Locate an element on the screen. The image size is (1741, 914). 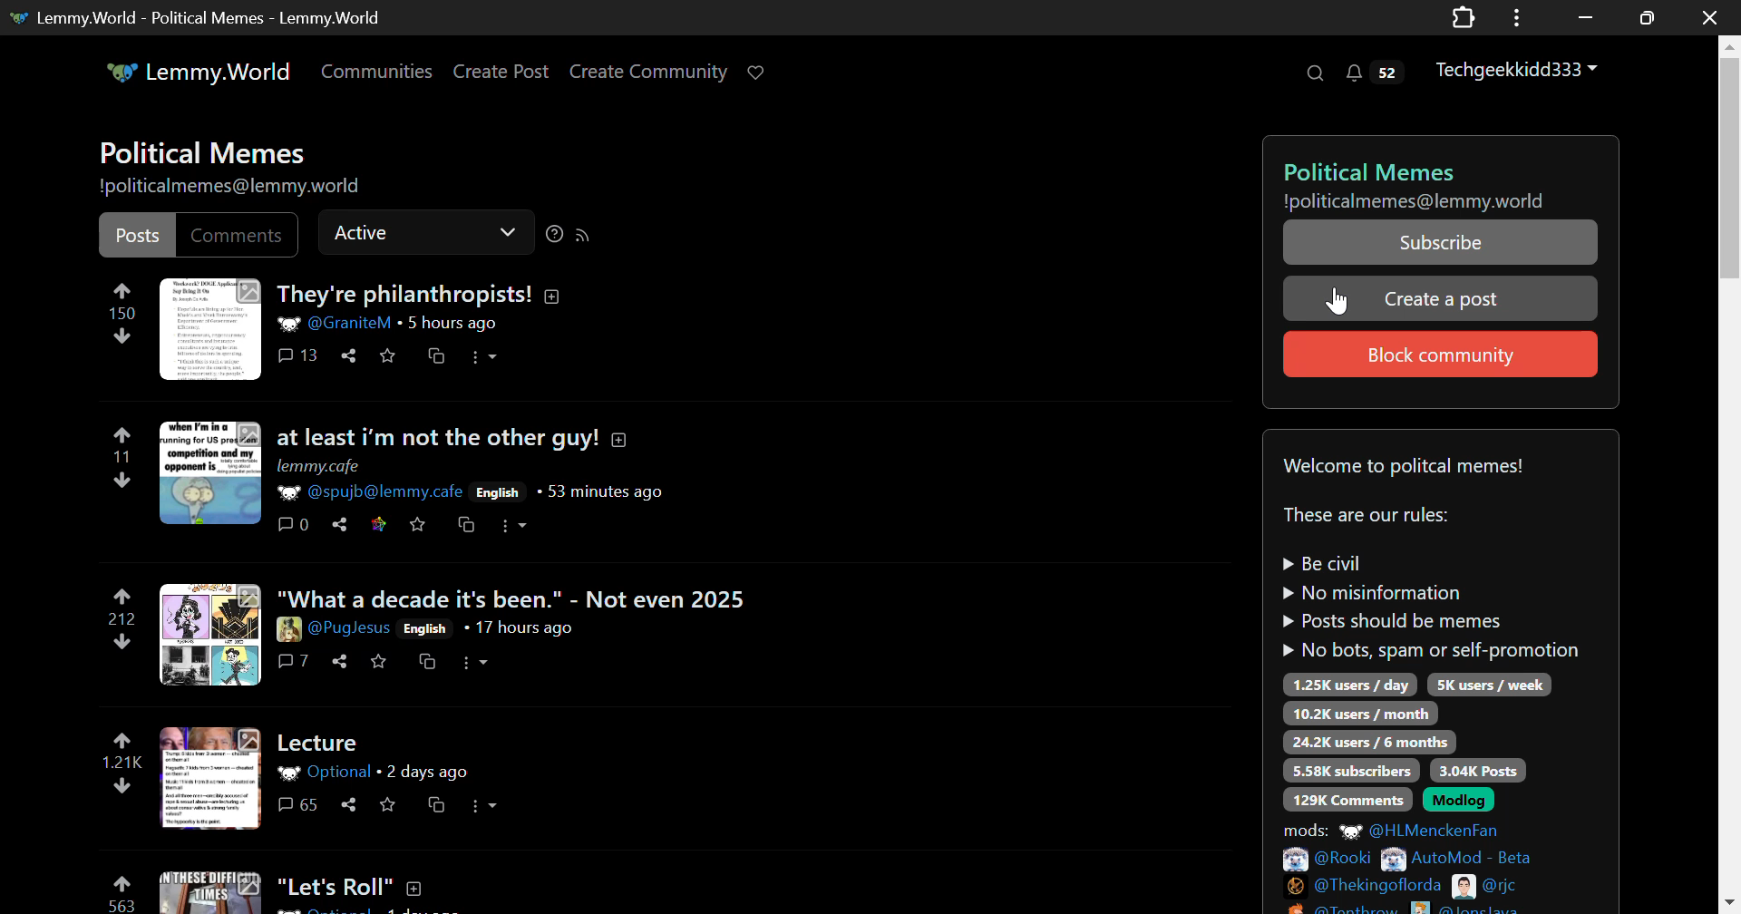
Save is located at coordinates (386, 806).